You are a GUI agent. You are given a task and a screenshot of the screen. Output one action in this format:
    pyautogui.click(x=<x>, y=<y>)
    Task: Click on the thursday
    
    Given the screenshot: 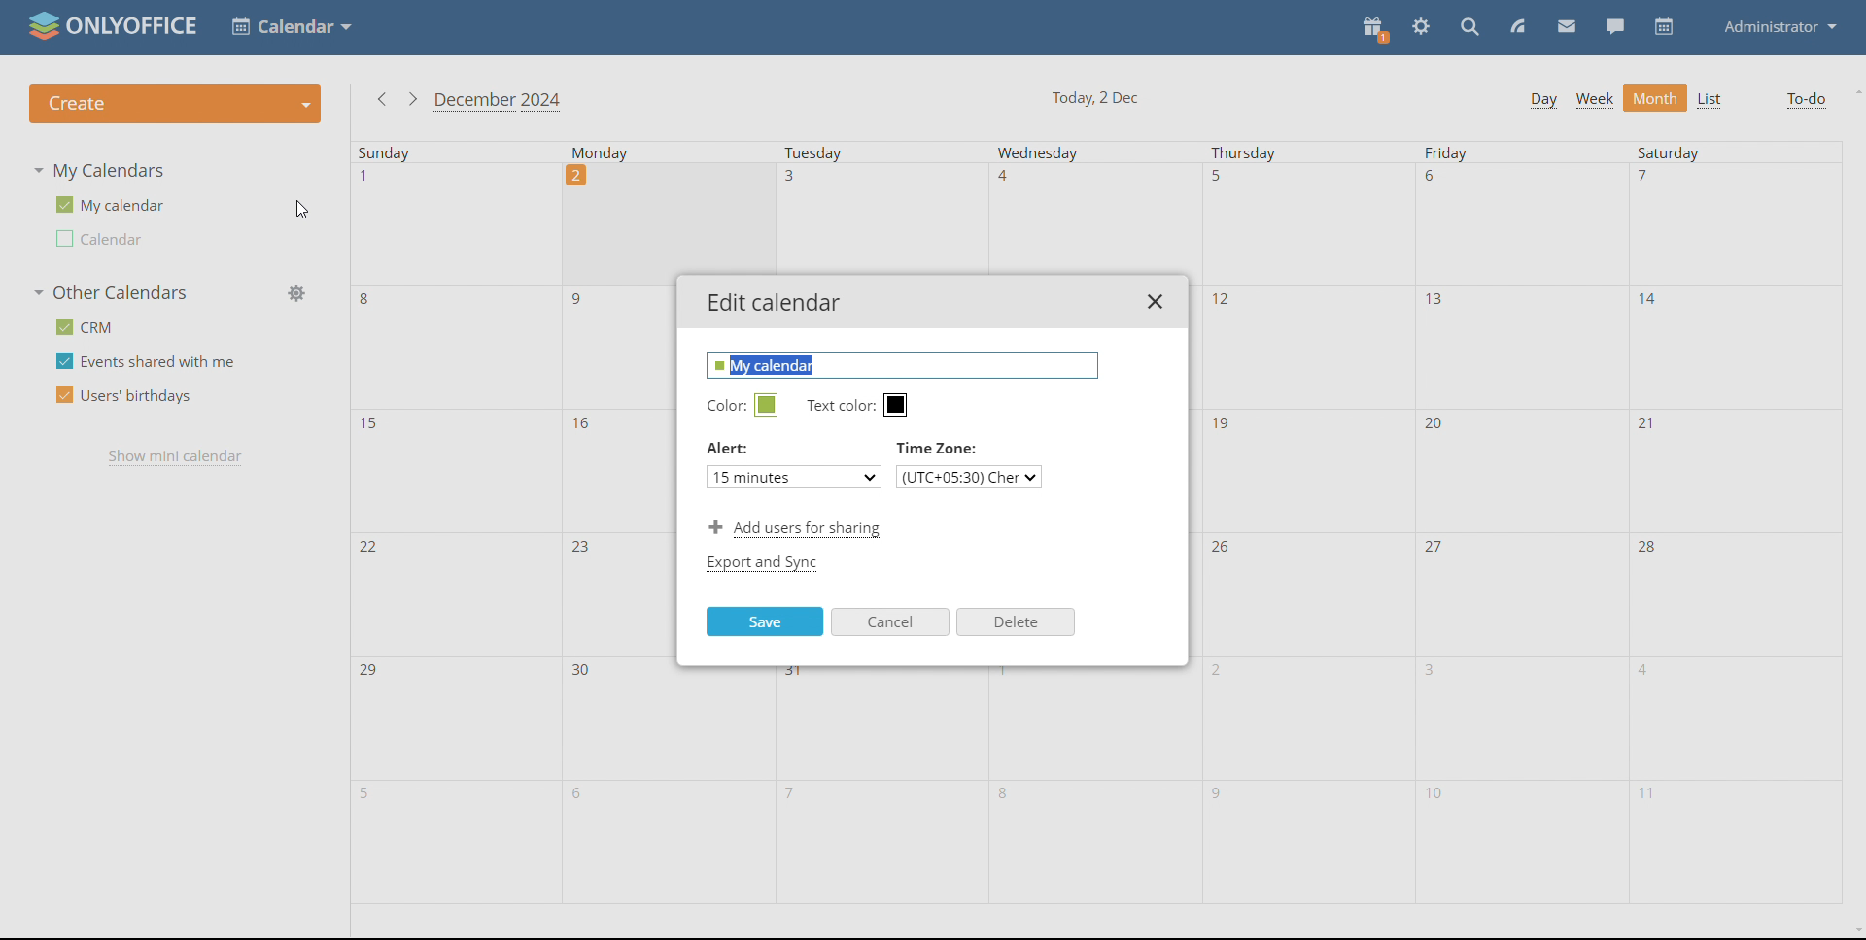 What is the action you would take?
    pyautogui.click(x=1298, y=151)
    